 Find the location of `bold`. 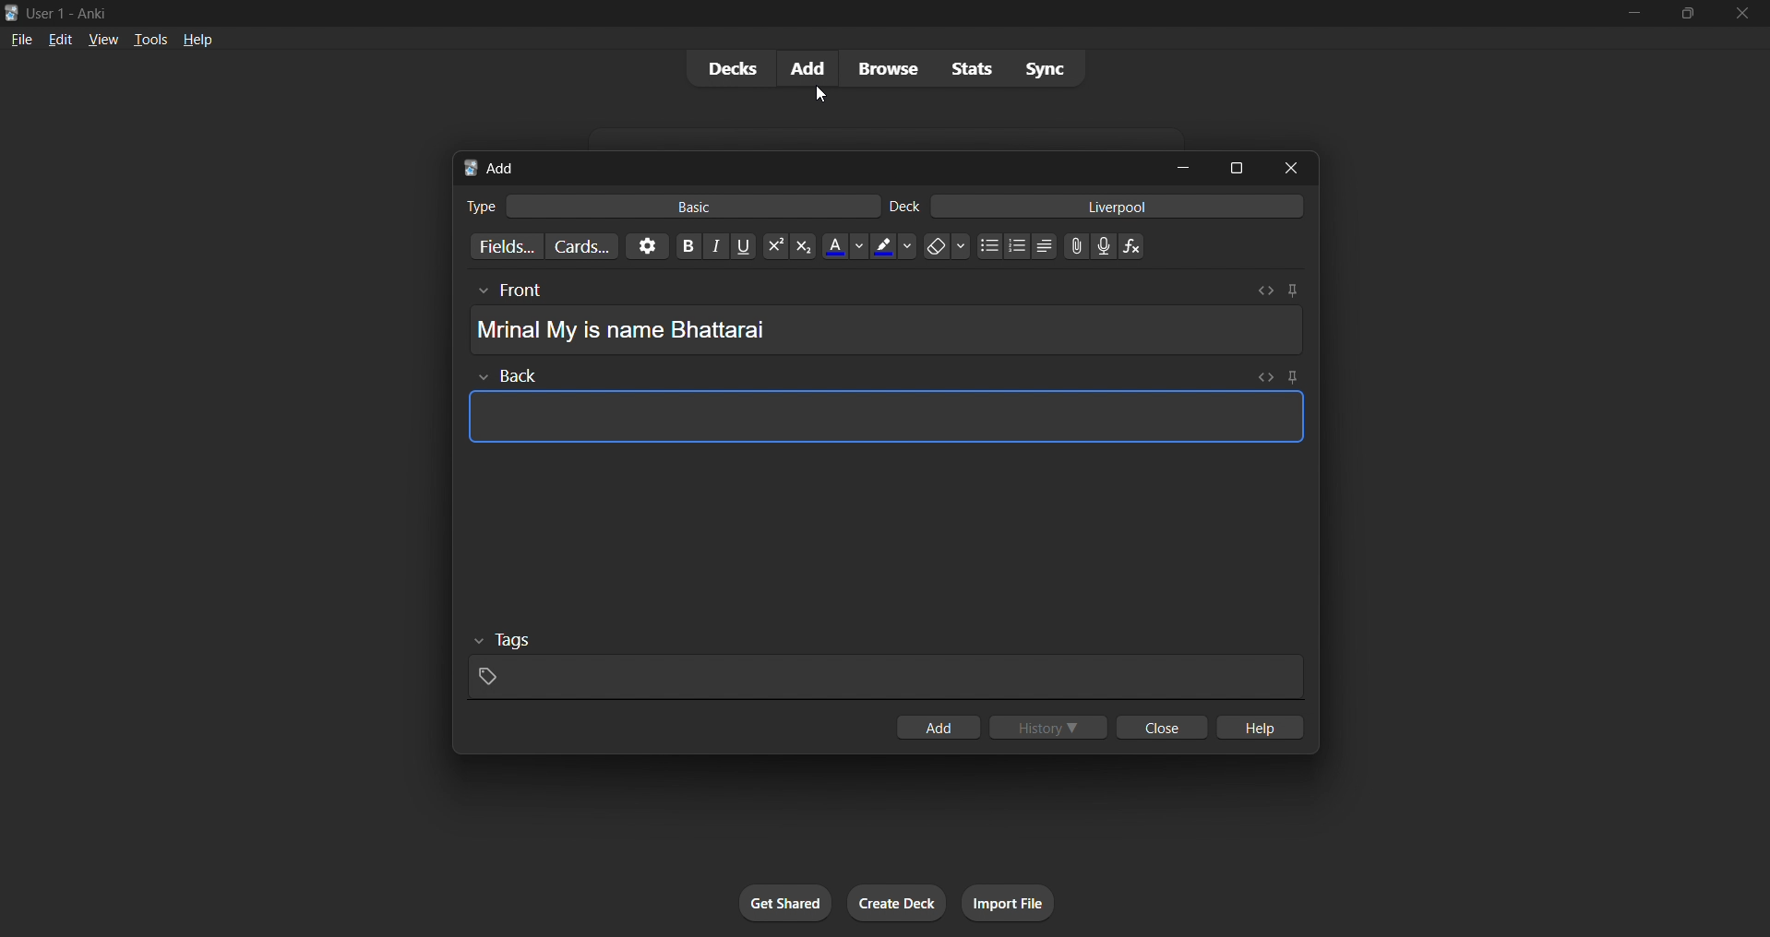

bold is located at coordinates (681, 244).